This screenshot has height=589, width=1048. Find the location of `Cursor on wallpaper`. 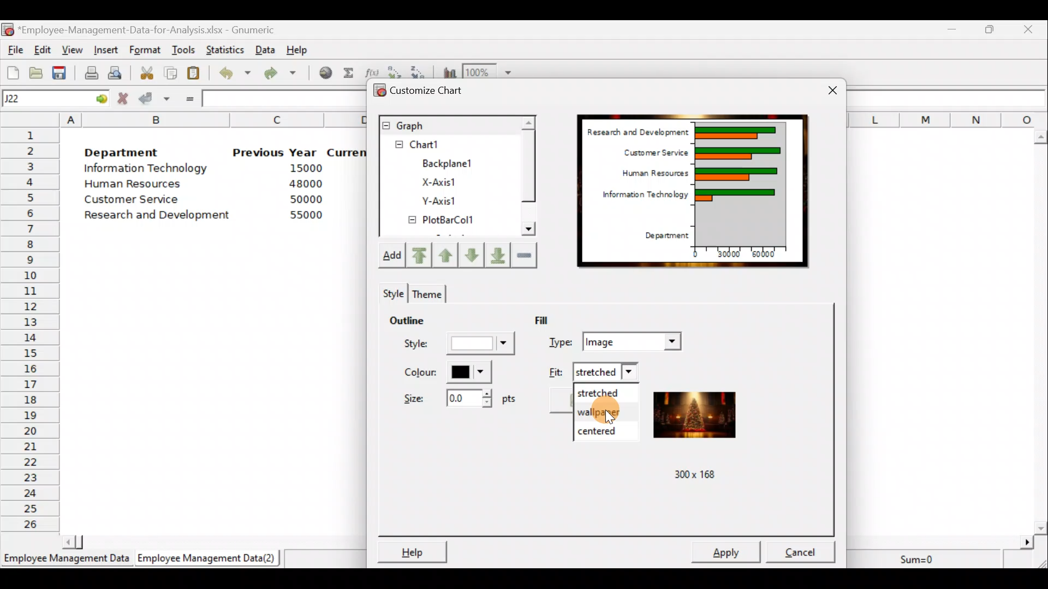

Cursor on wallpaper is located at coordinates (618, 411).